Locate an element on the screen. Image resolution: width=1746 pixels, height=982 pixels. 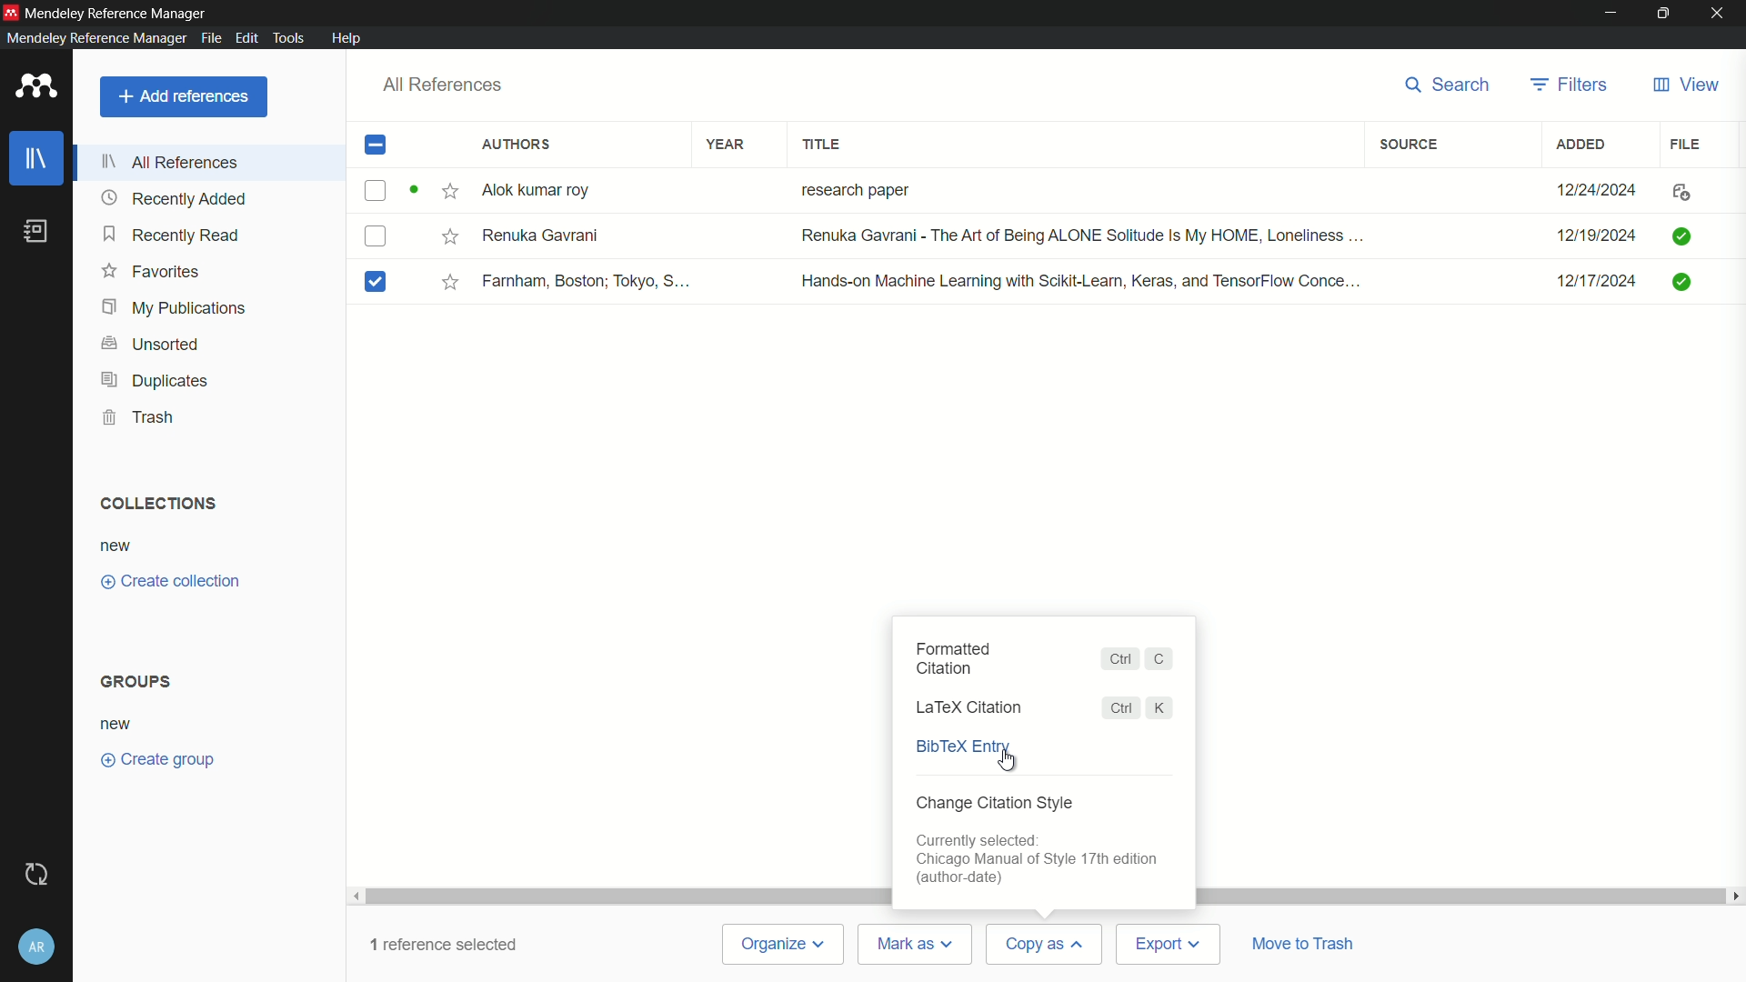
create collection is located at coordinates (167, 581).